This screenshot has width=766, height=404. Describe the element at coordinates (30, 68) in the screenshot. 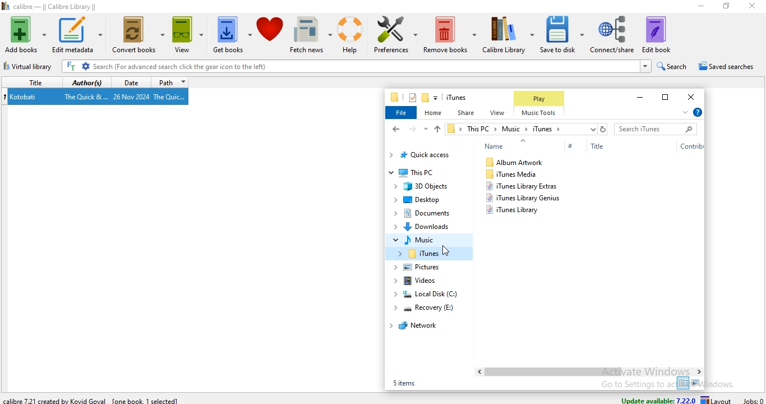

I see `virtual library` at that location.